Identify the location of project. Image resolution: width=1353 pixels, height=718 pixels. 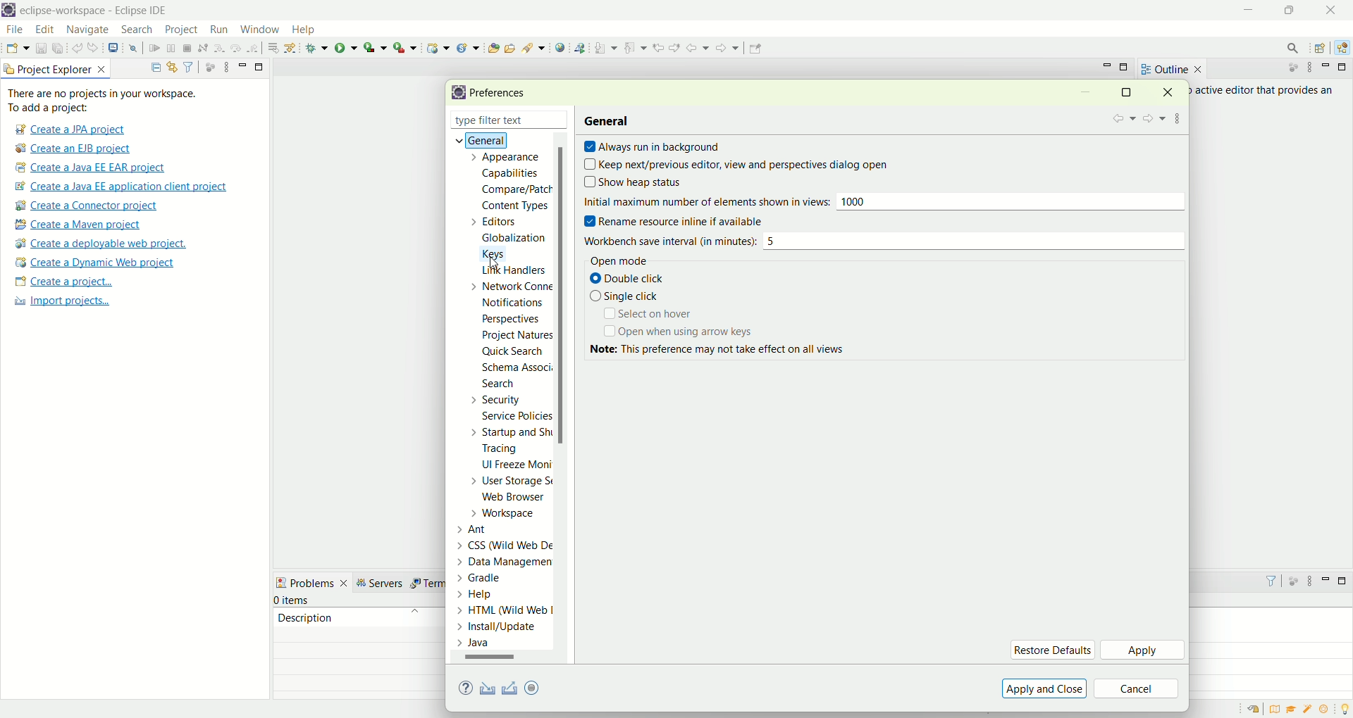
(180, 30).